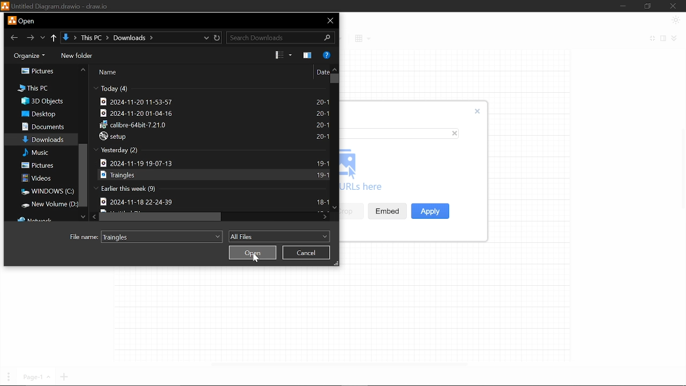 The height and width of the screenshot is (386, 686). I want to click on Pictures, so click(35, 72).